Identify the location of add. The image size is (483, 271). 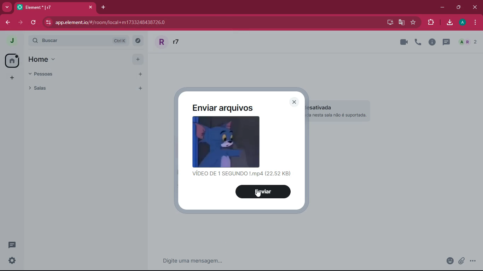
(138, 59).